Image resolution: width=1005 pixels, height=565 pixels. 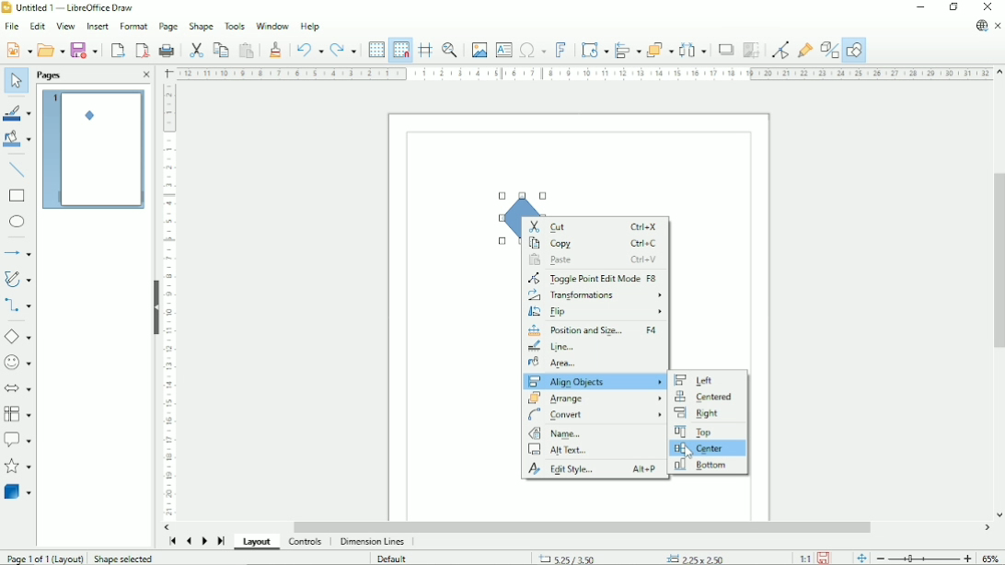 I want to click on Insert image, so click(x=479, y=50).